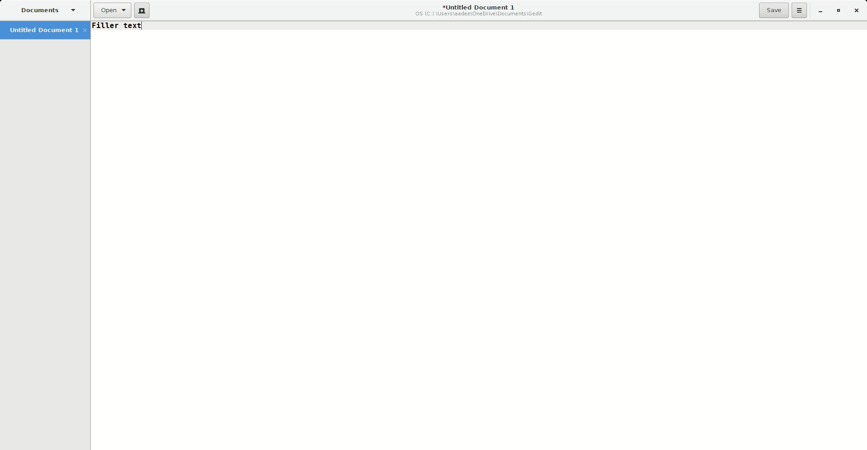  What do you see at coordinates (47, 31) in the screenshot?
I see `Untitled Document 1` at bounding box center [47, 31].